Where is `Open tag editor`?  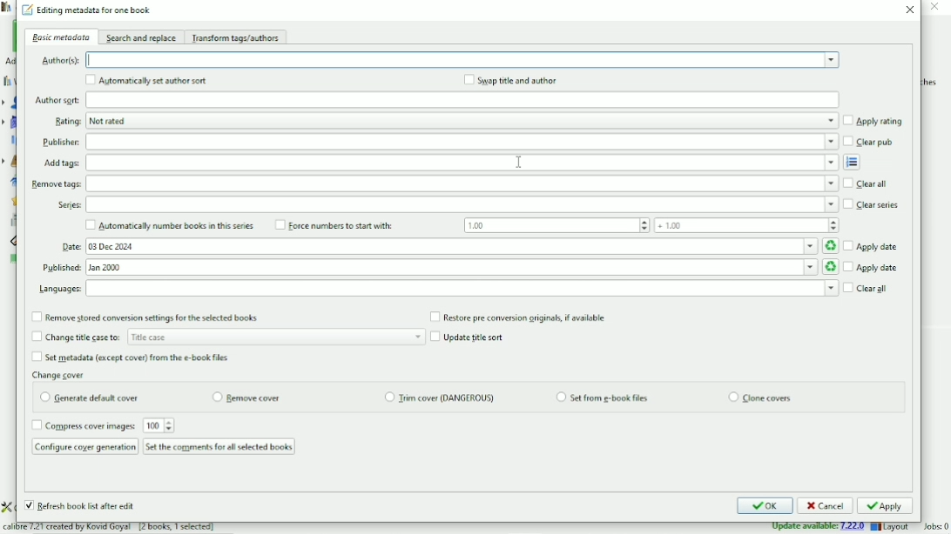
Open tag editor is located at coordinates (853, 162).